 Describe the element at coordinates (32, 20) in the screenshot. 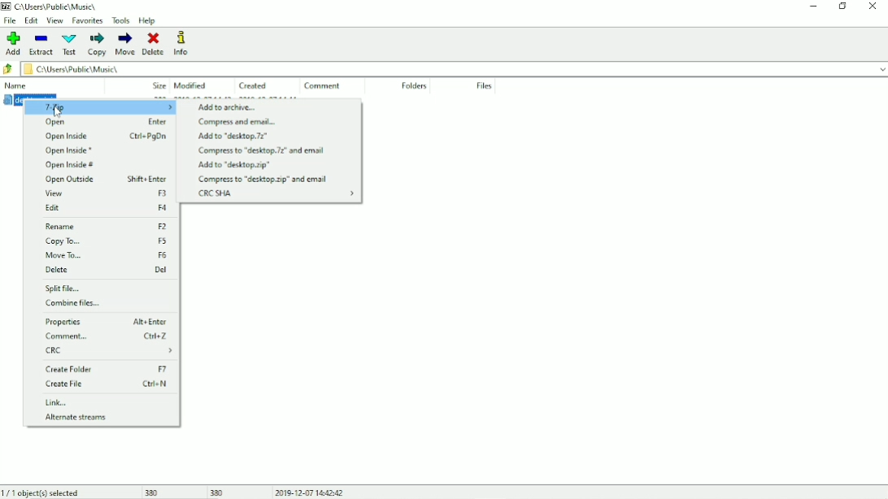

I see `Edit` at that location.